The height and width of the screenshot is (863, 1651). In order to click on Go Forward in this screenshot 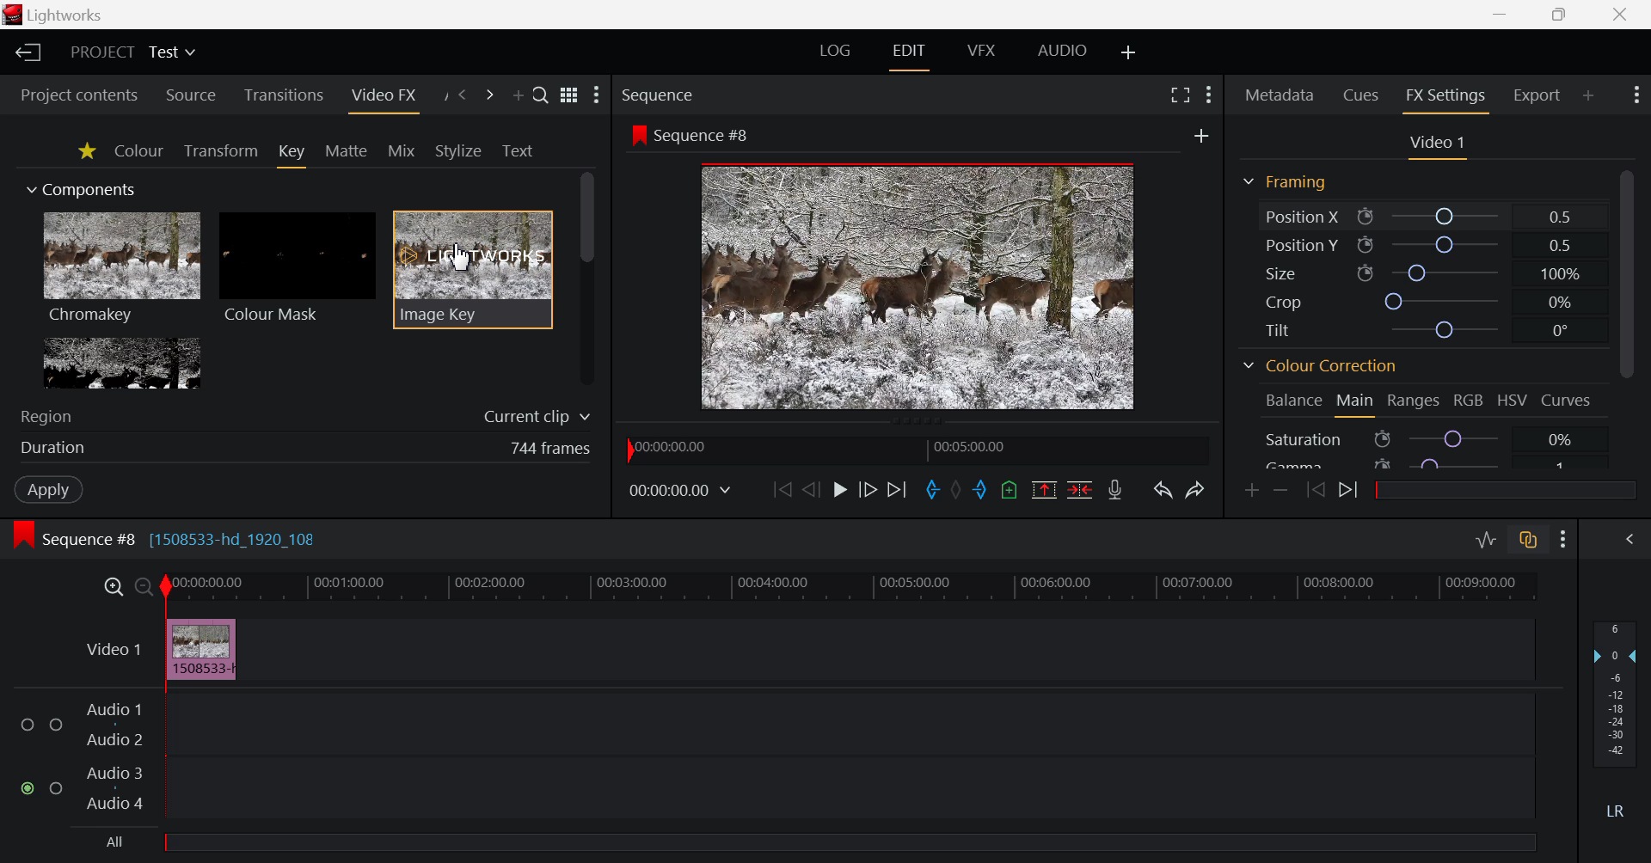, I will do `click(868, 489)`.